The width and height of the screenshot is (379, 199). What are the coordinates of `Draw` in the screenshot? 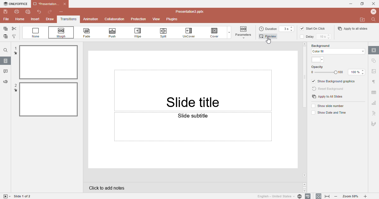 It's located at (49, 19).